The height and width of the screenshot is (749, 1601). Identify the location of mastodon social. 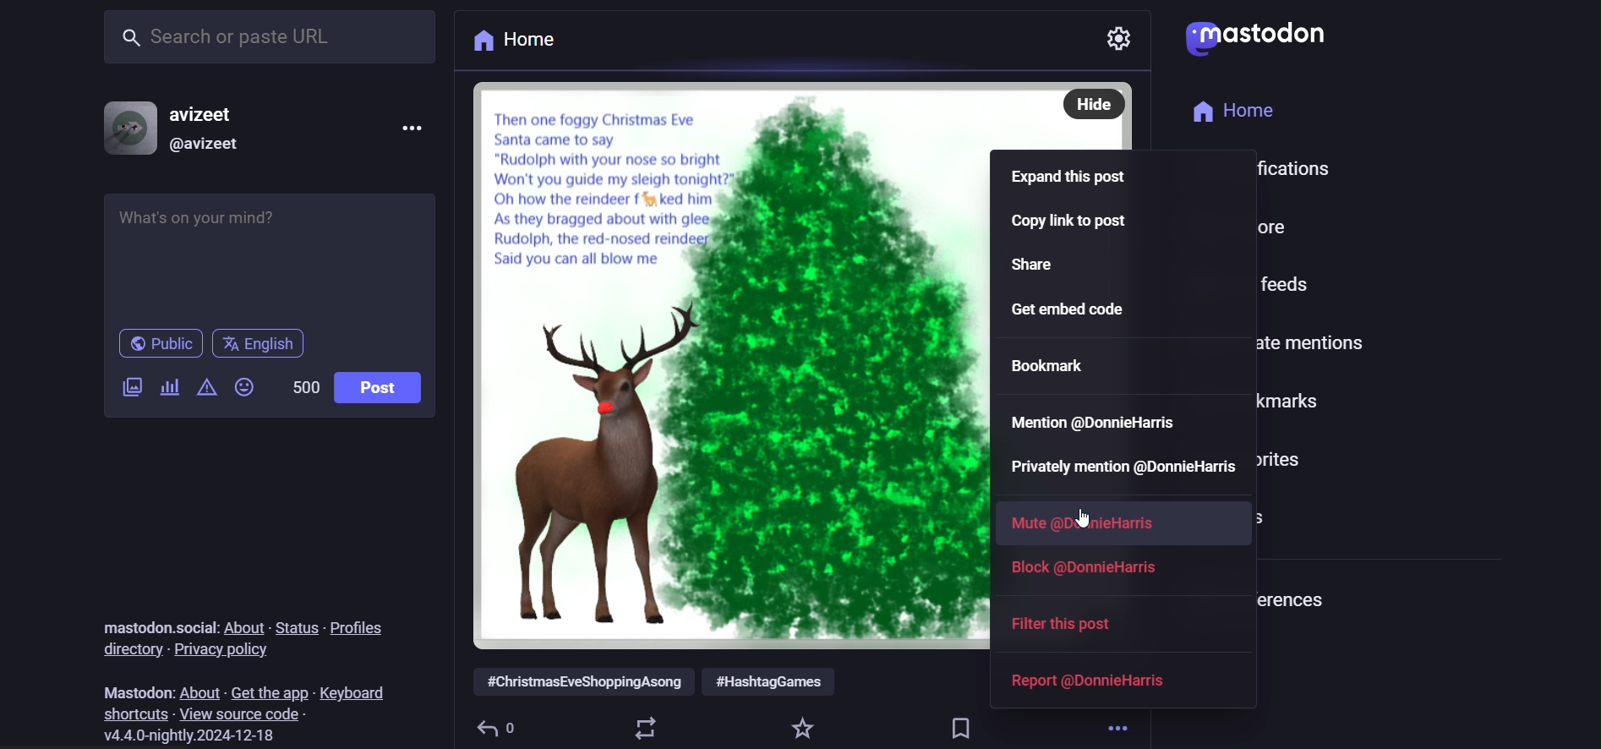
(157, 627).